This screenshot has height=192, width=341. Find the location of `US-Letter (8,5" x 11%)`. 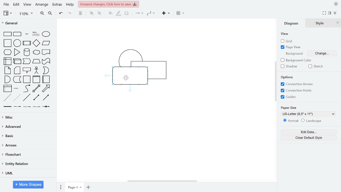

US-Letter (8,5" x 11%) is located at coordinates (309, 114).